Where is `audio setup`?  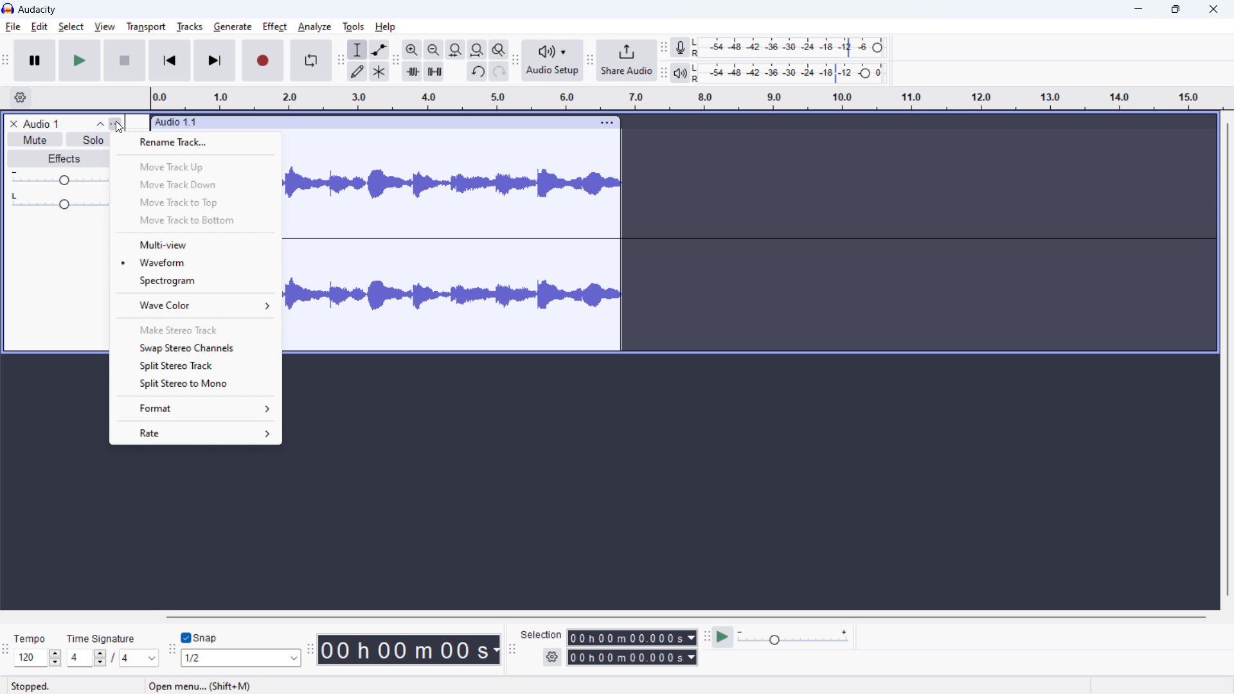
audio setup is located at coordinates (552, 61).